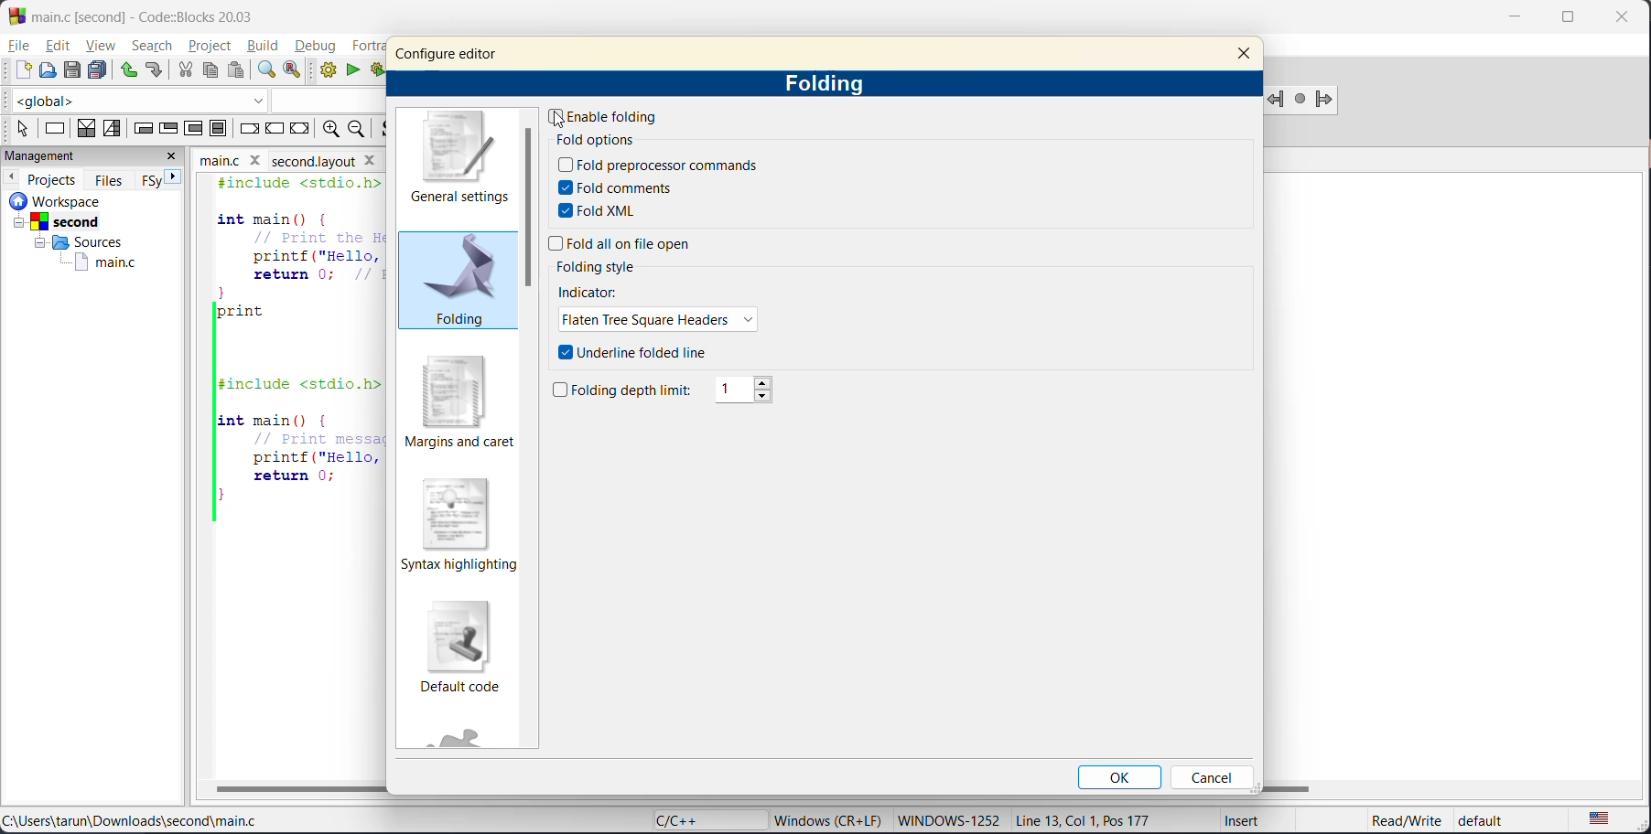  Describe the element at coordinates (267, 70) in the screenshot. I see `find` at that location.